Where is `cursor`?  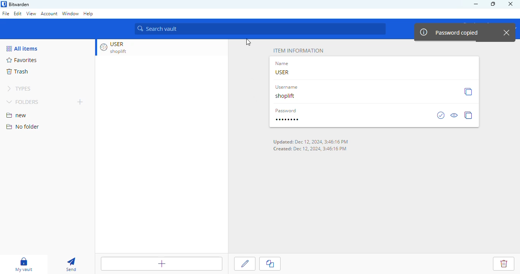 cursor is located at coordinates (248, 43).